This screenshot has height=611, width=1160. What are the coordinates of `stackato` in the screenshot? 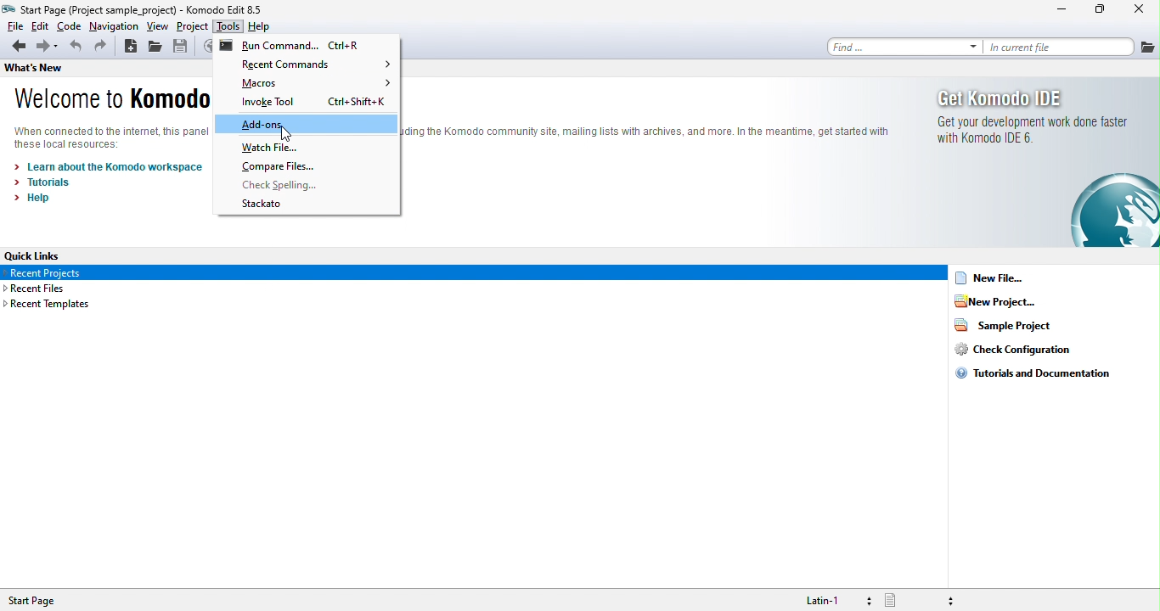 It's located at (269, 206).